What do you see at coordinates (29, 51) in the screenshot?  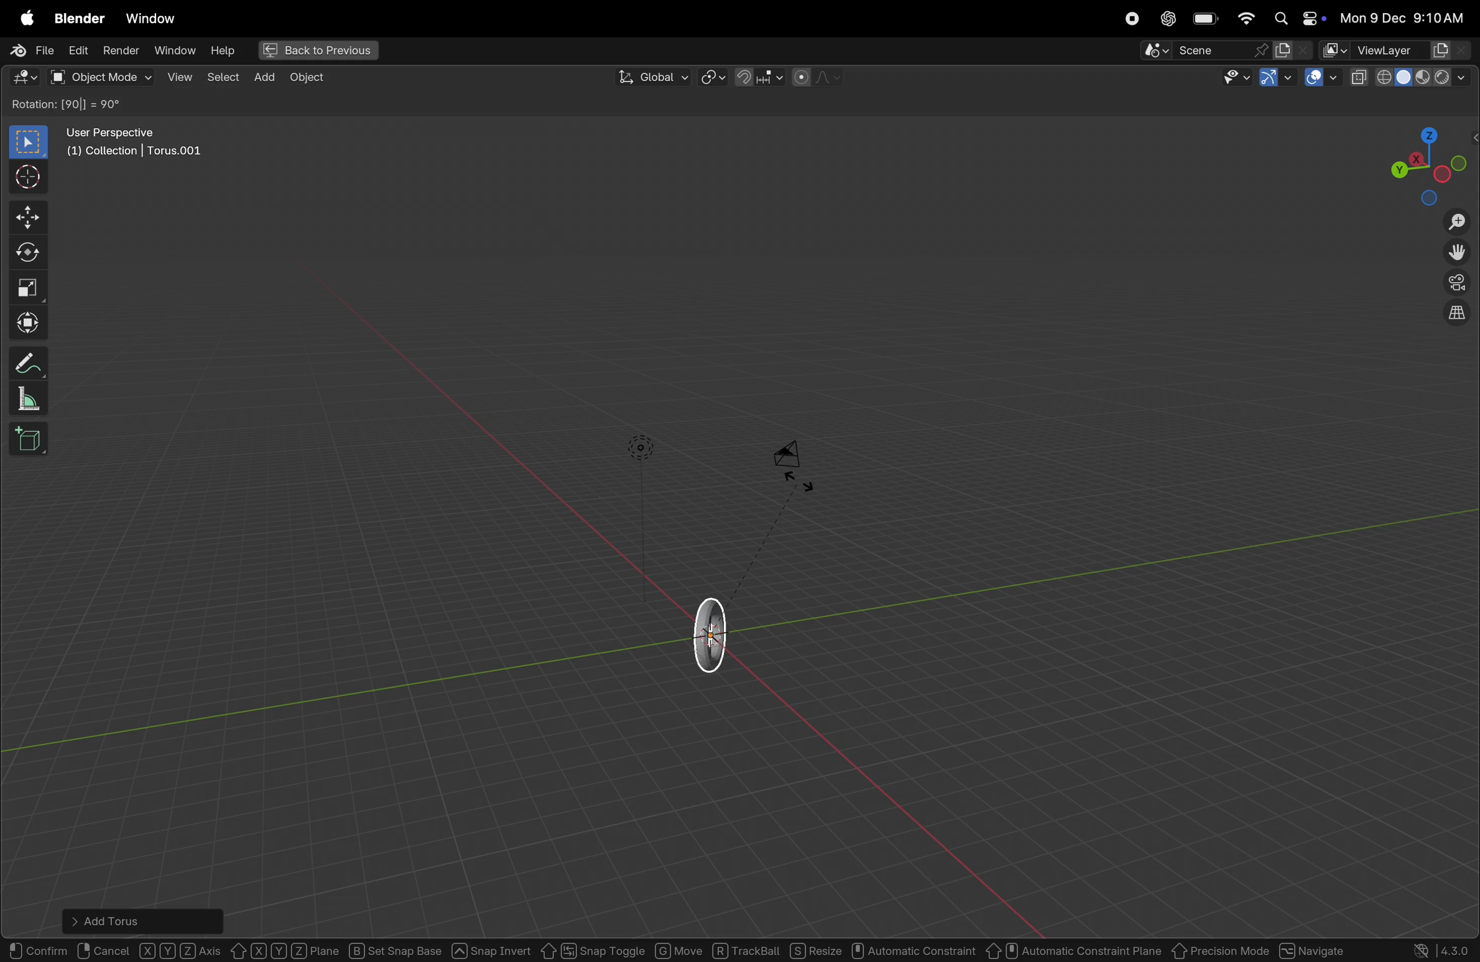 I see `file` at bounding box center [29, 51].